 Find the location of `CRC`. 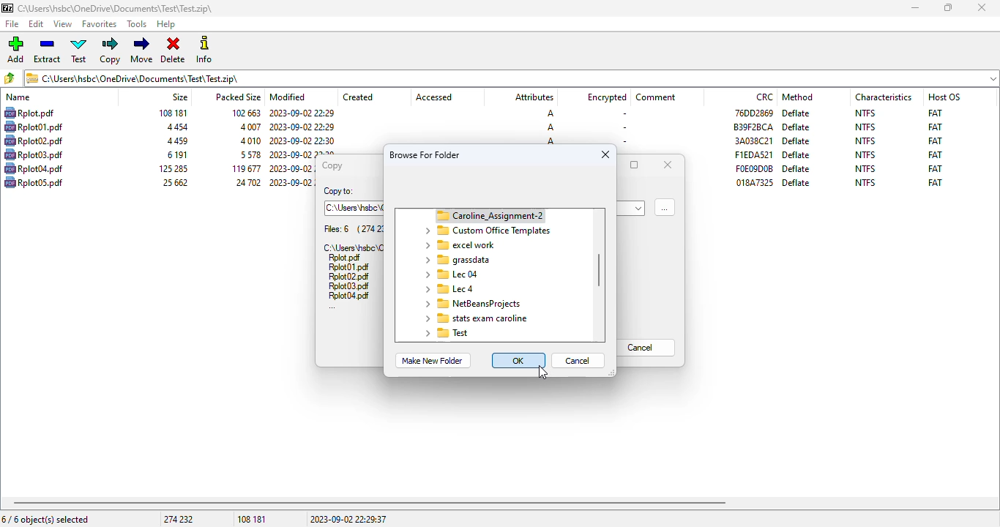

CRC is located at coordinates (754, 168).